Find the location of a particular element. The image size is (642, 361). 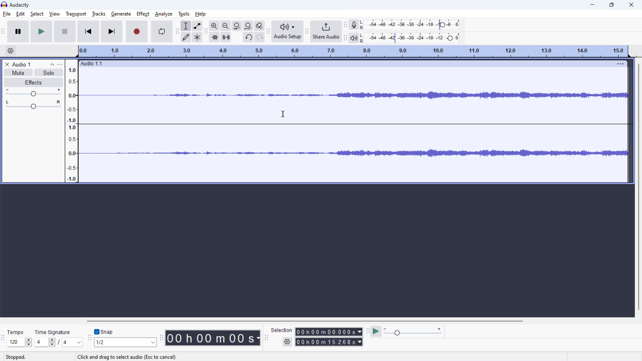

title is located at coordinates (20, 5).